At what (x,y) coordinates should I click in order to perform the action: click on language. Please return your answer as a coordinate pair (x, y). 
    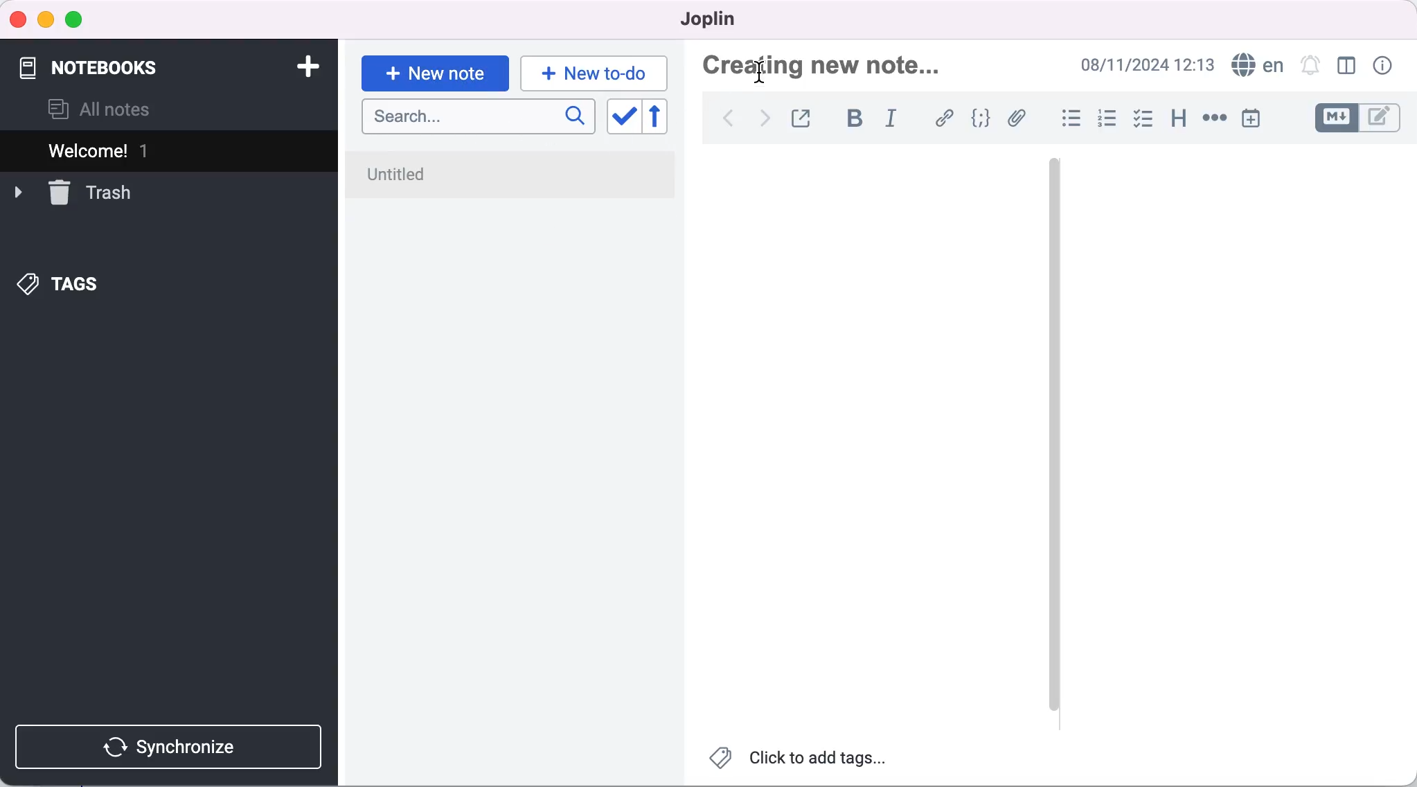
    Looking at the image, I should click on (1256, 65).